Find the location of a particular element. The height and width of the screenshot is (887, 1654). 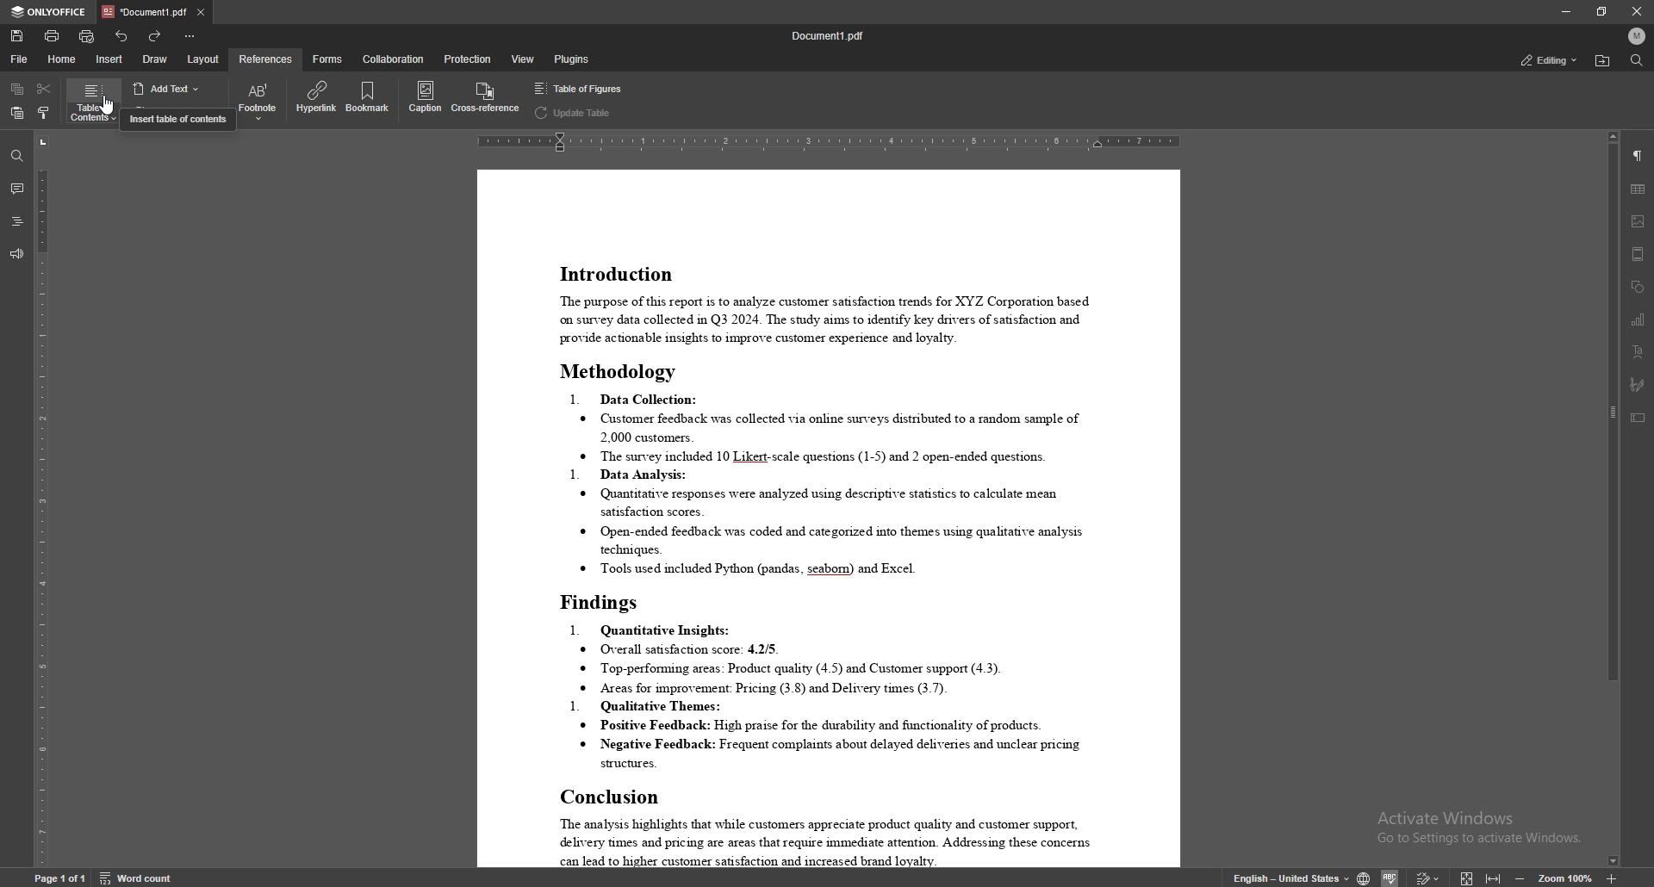

signature field is located at coordinates (1638, 385).